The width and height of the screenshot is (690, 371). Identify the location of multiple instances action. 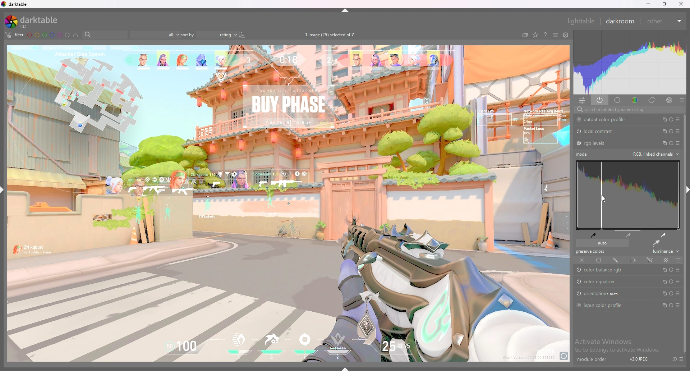
(663, 281).